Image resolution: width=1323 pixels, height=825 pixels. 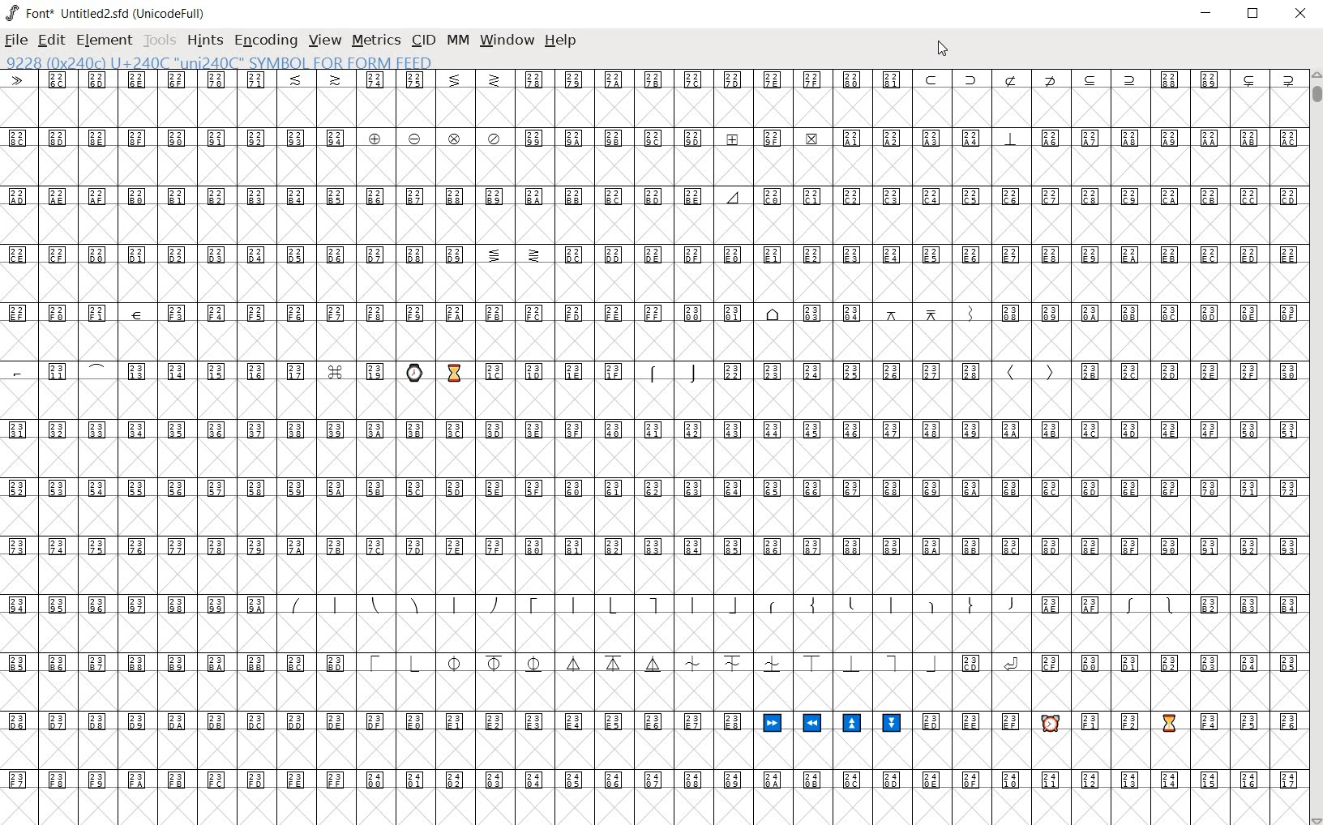 I want to click on cursor, so click(x=942, y=51).